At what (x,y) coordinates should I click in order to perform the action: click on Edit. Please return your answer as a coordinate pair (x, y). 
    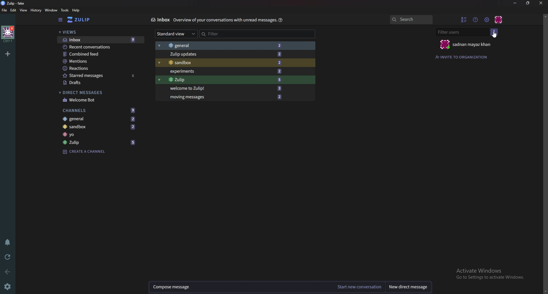
    Looking at the image, I should click on (14, 10).